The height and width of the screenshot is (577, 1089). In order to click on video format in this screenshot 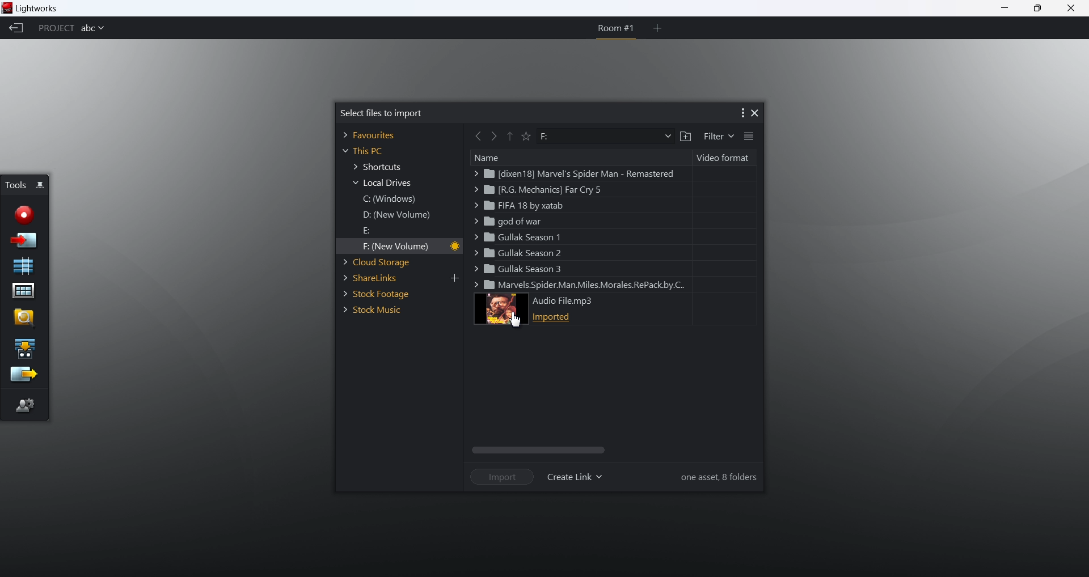, I will do `click(724, 156)`.